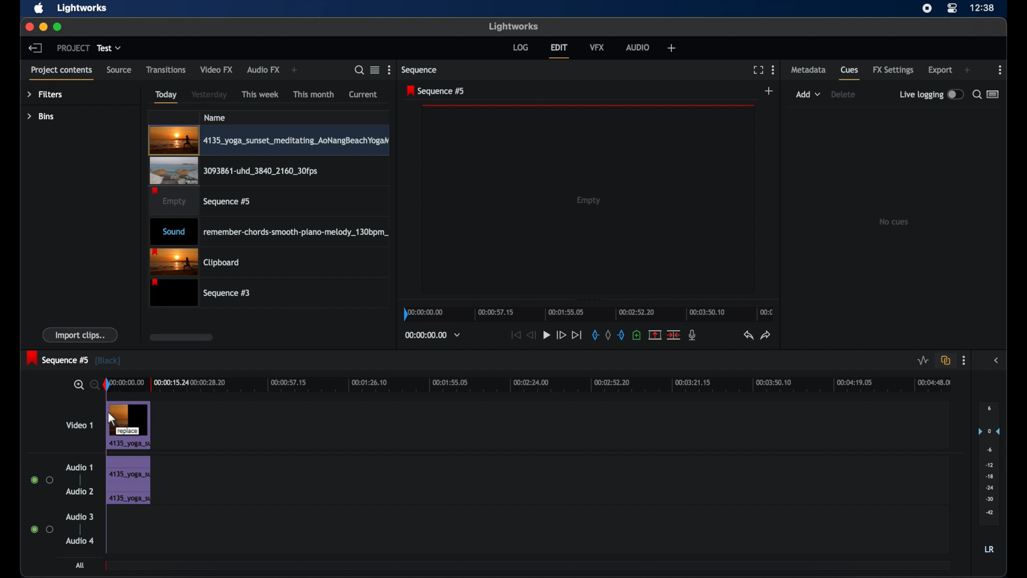 This screenshot has width=1027, height=578. What do you see at coordinates (61, 73) in the screenshot?
I see `project contents` at bounding box center [61, 73].